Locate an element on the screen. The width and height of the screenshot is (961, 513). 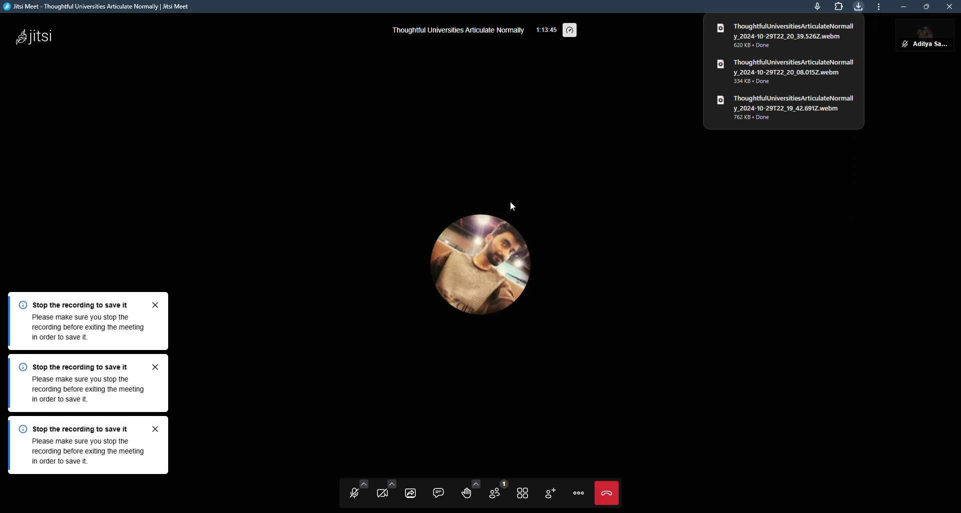
©) Stop the recording to save it is located at coordinates (79, 428).